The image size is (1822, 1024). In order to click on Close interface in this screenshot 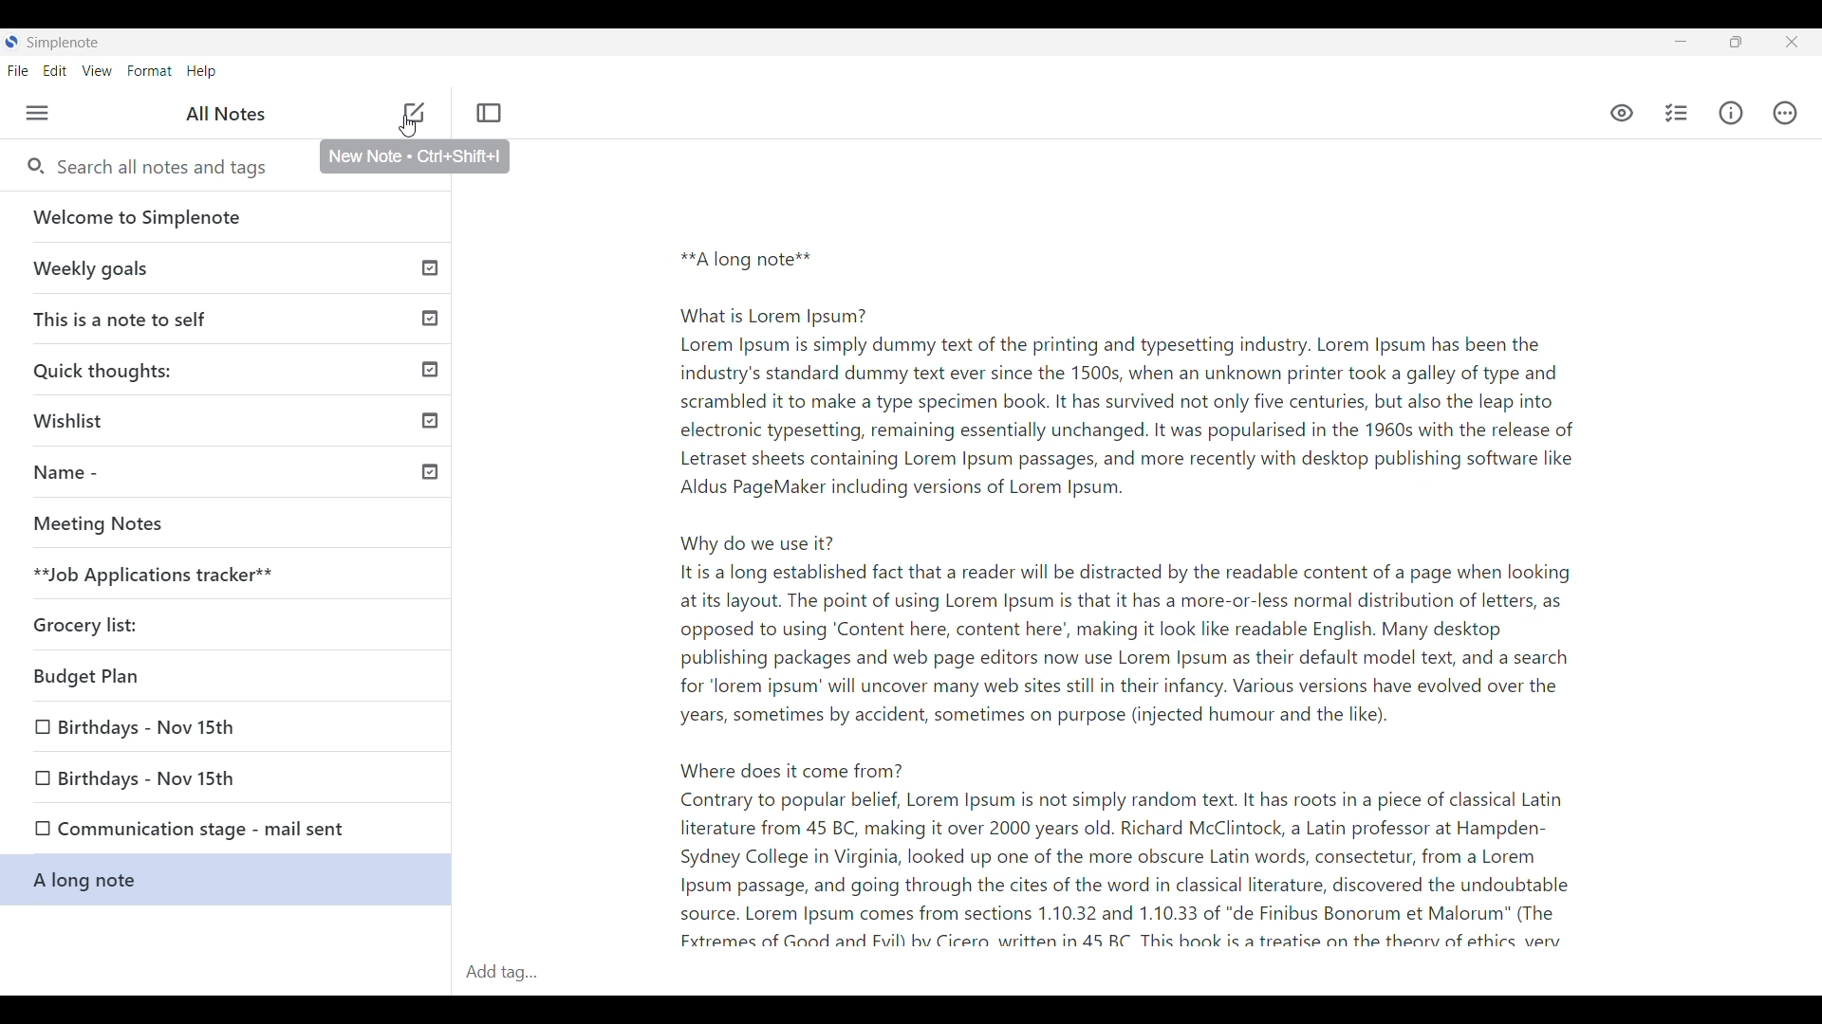, I will do `click(1791, 42)`.